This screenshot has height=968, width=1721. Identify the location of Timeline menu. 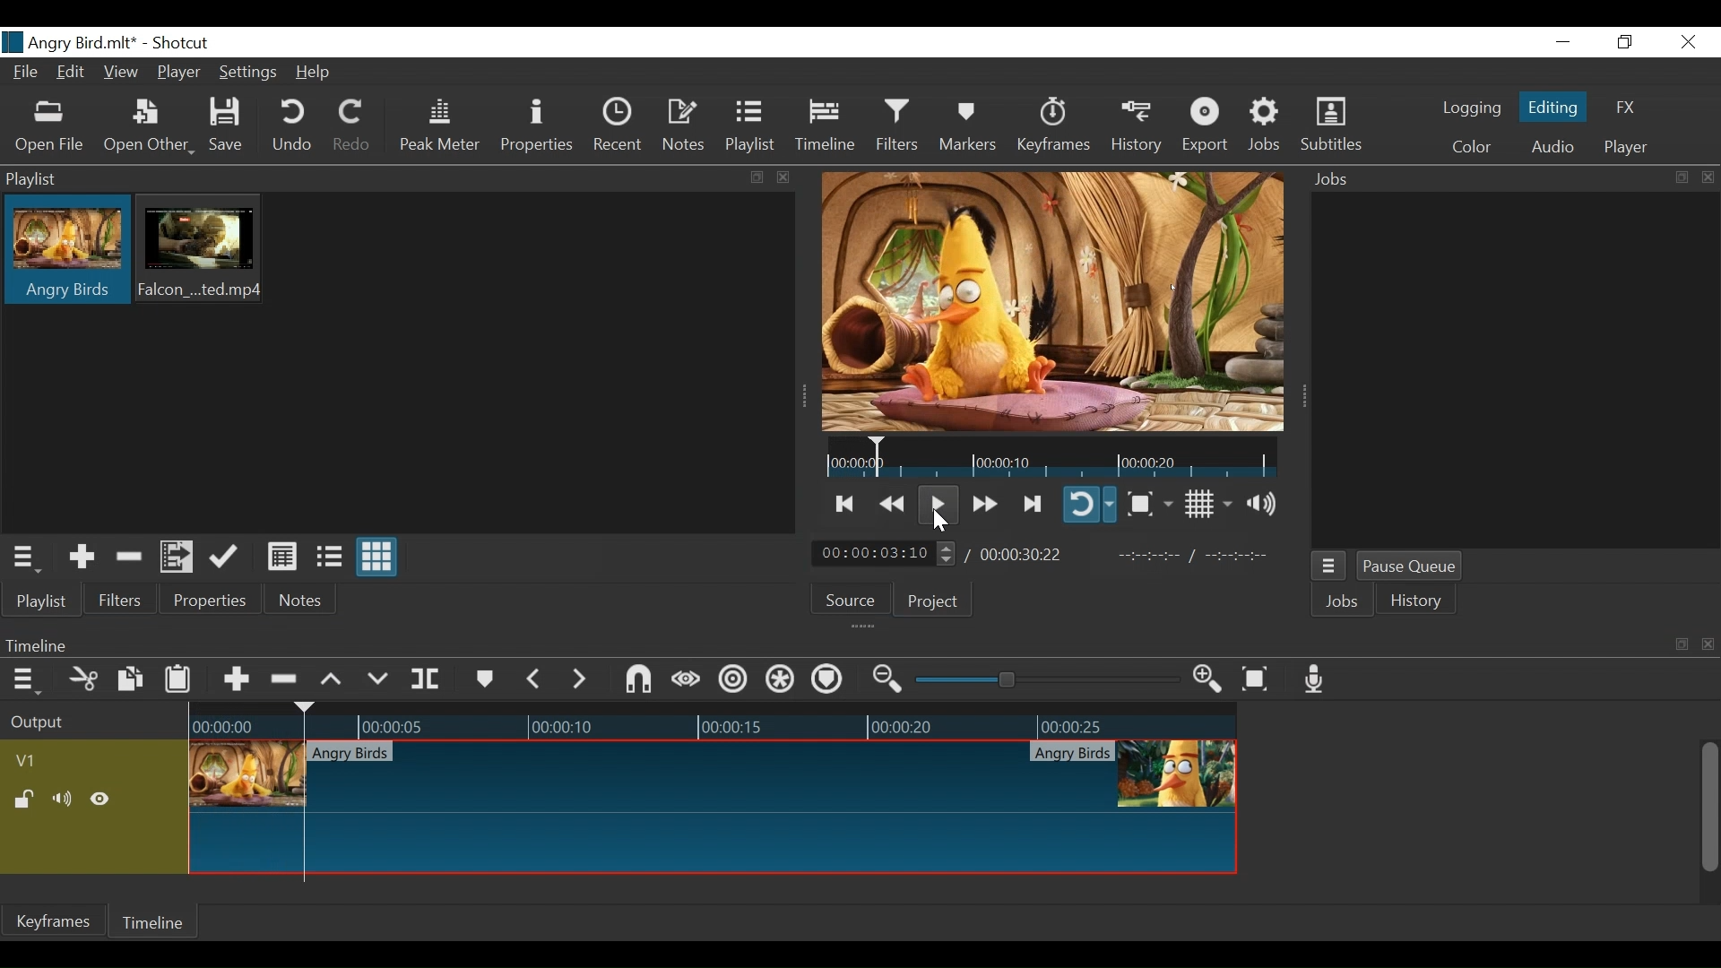
(24, 680).